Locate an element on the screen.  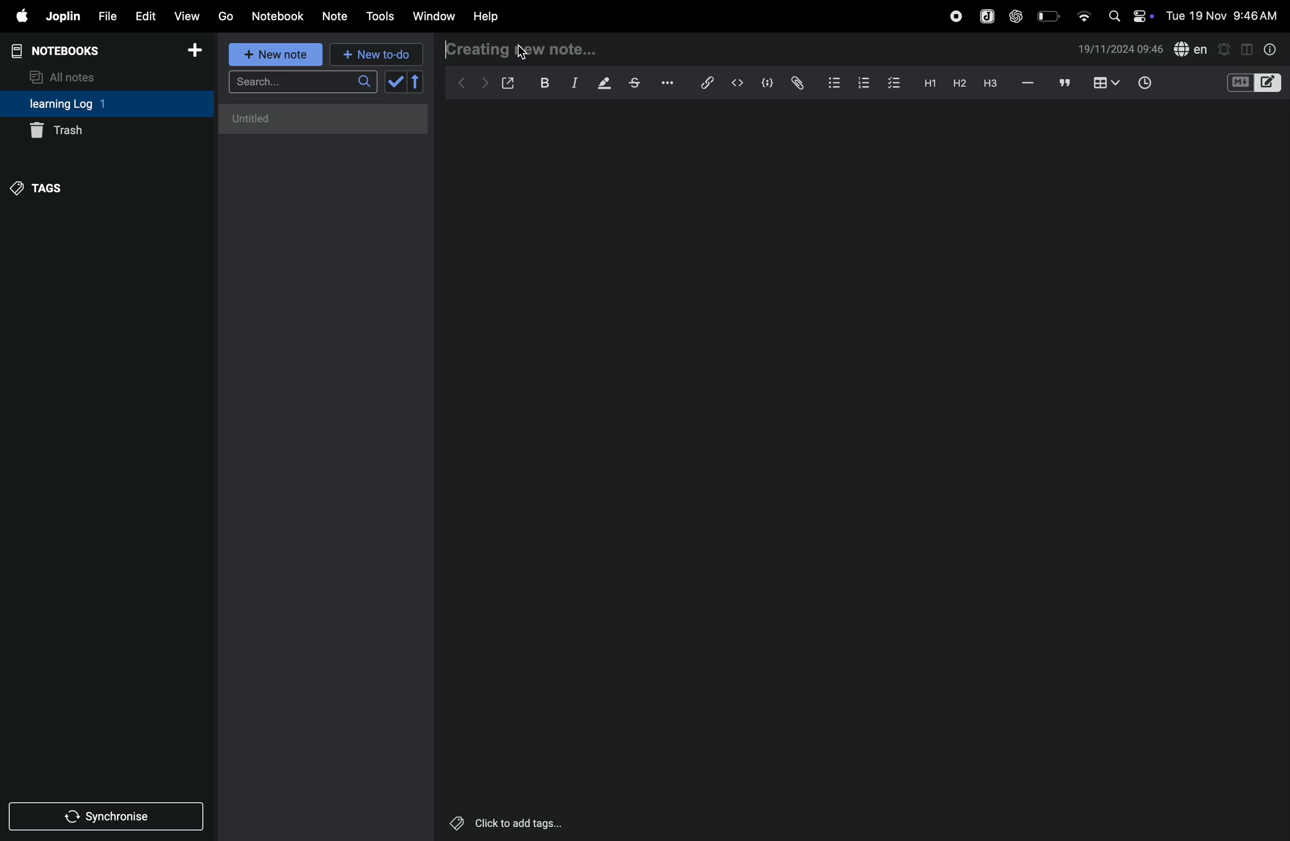
date and time is located at coordinates (1225, 15).